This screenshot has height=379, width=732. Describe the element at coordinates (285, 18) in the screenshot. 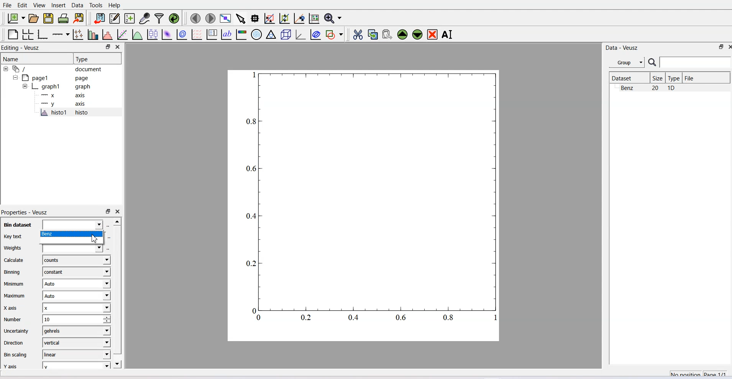

I see `Zoom out of graph axes` at that location.